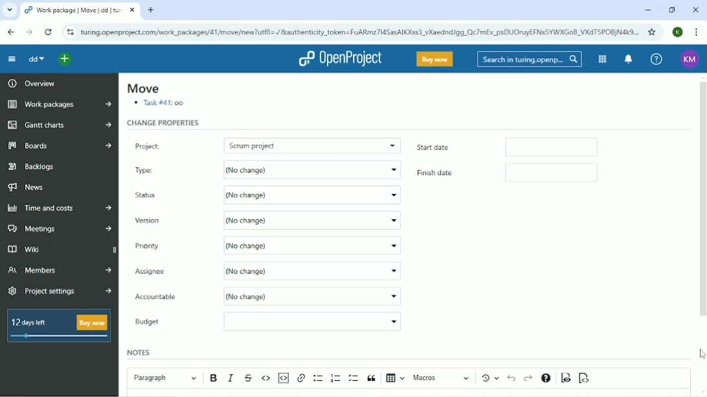 The image size is (707, 397). Describe the element at coordinates (301, 378) in the screenshot. I see `Link` at that location.